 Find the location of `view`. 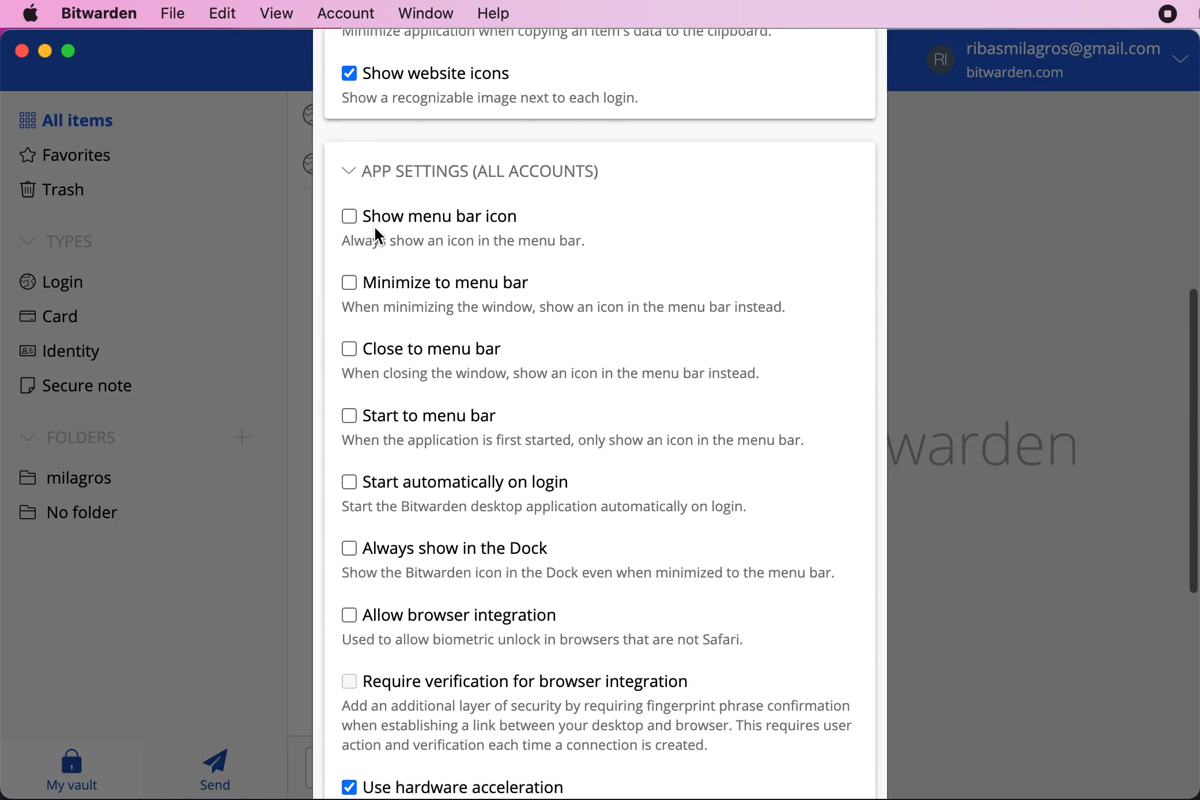

view is located at coordinates (271, 14).